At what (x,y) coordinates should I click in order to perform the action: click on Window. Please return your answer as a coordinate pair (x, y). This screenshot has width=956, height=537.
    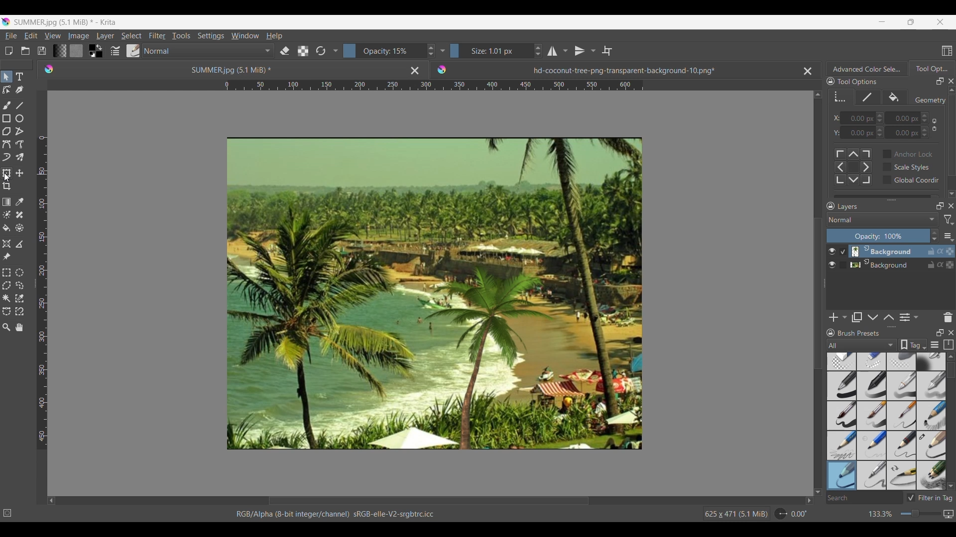
    Looking at the image, I should click on (244, 35).